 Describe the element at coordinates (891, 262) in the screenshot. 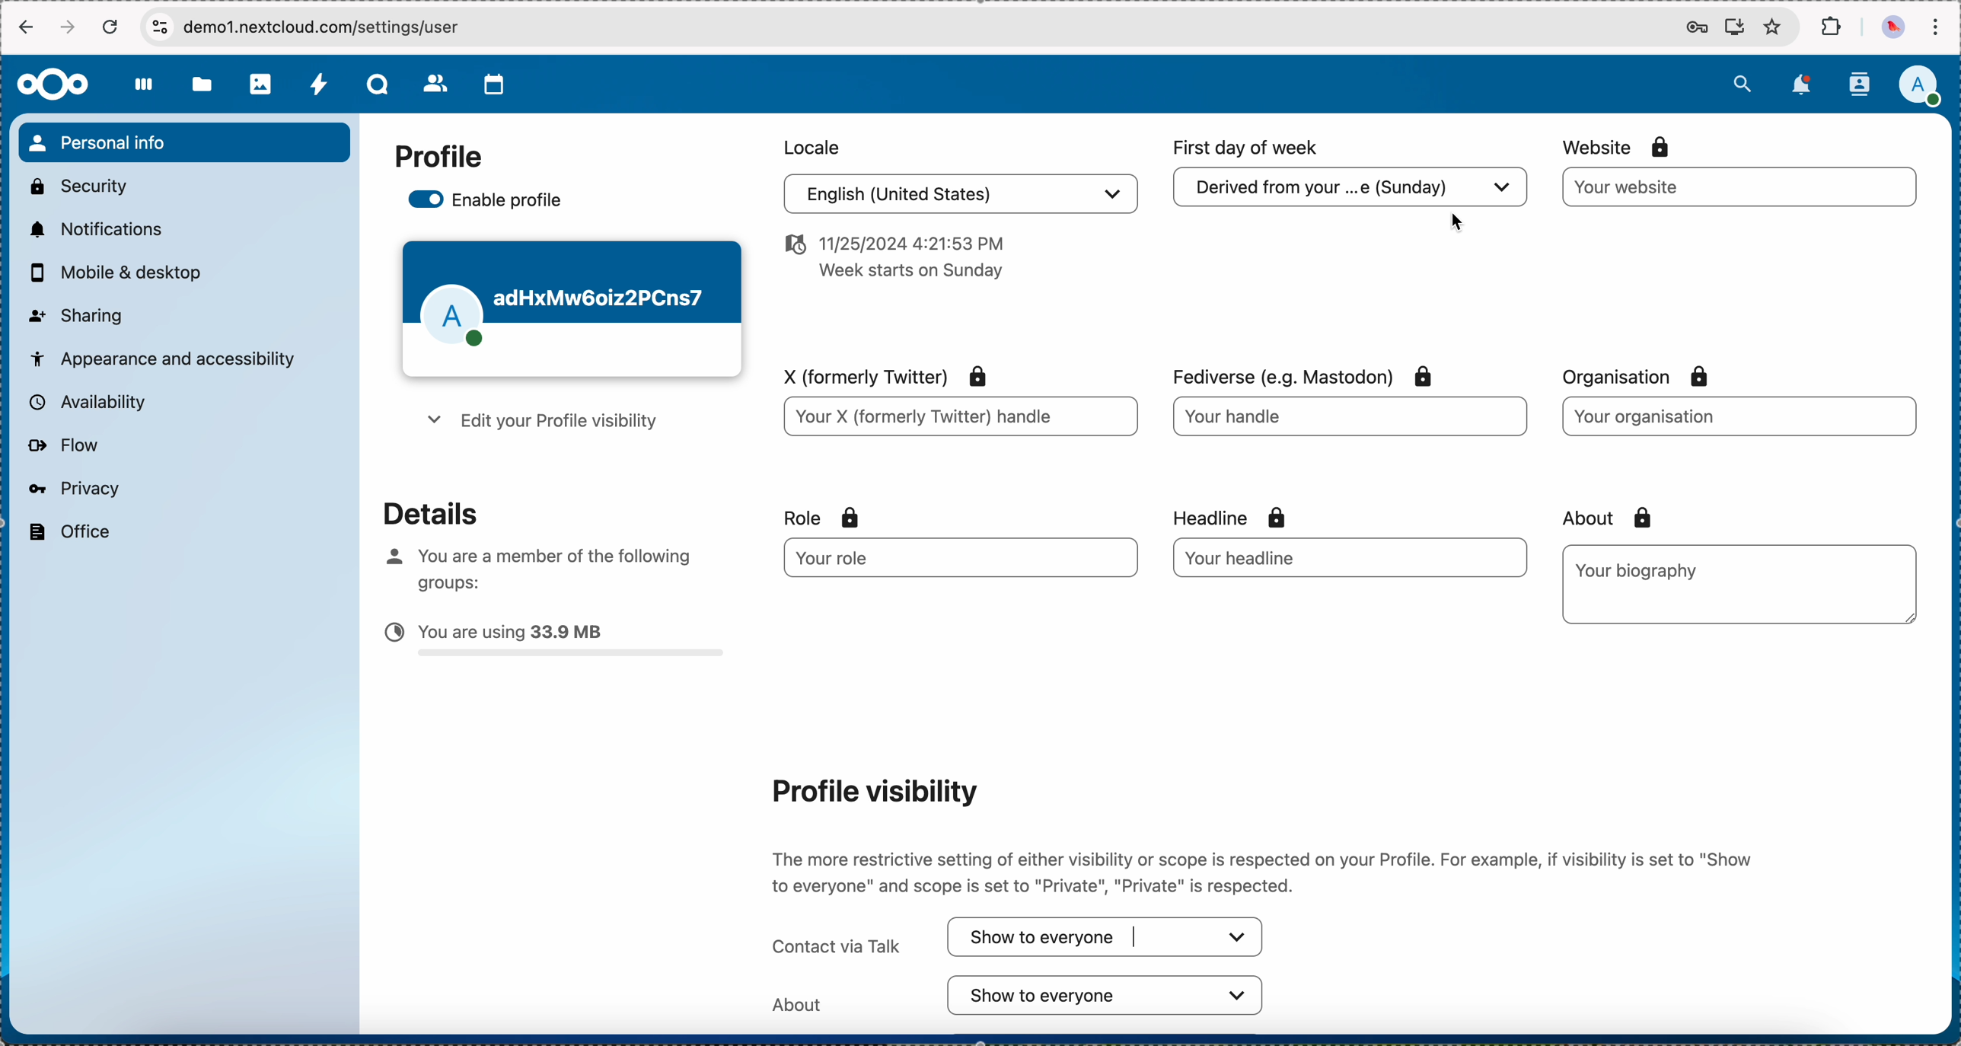

I see `date and hour` at that location.